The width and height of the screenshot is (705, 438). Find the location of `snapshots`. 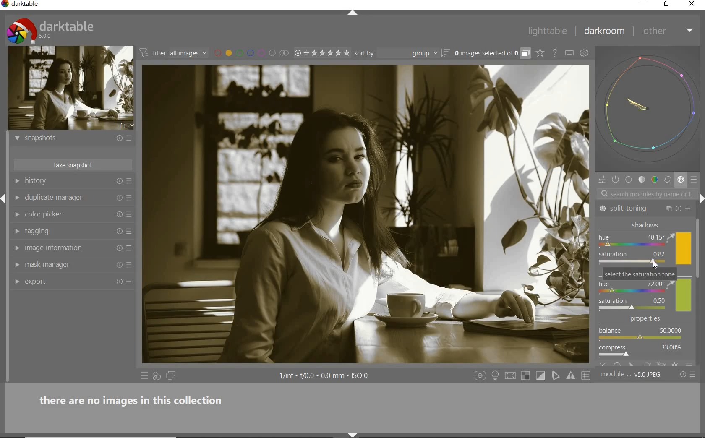

snapshots is located at coordinates (66, 140).